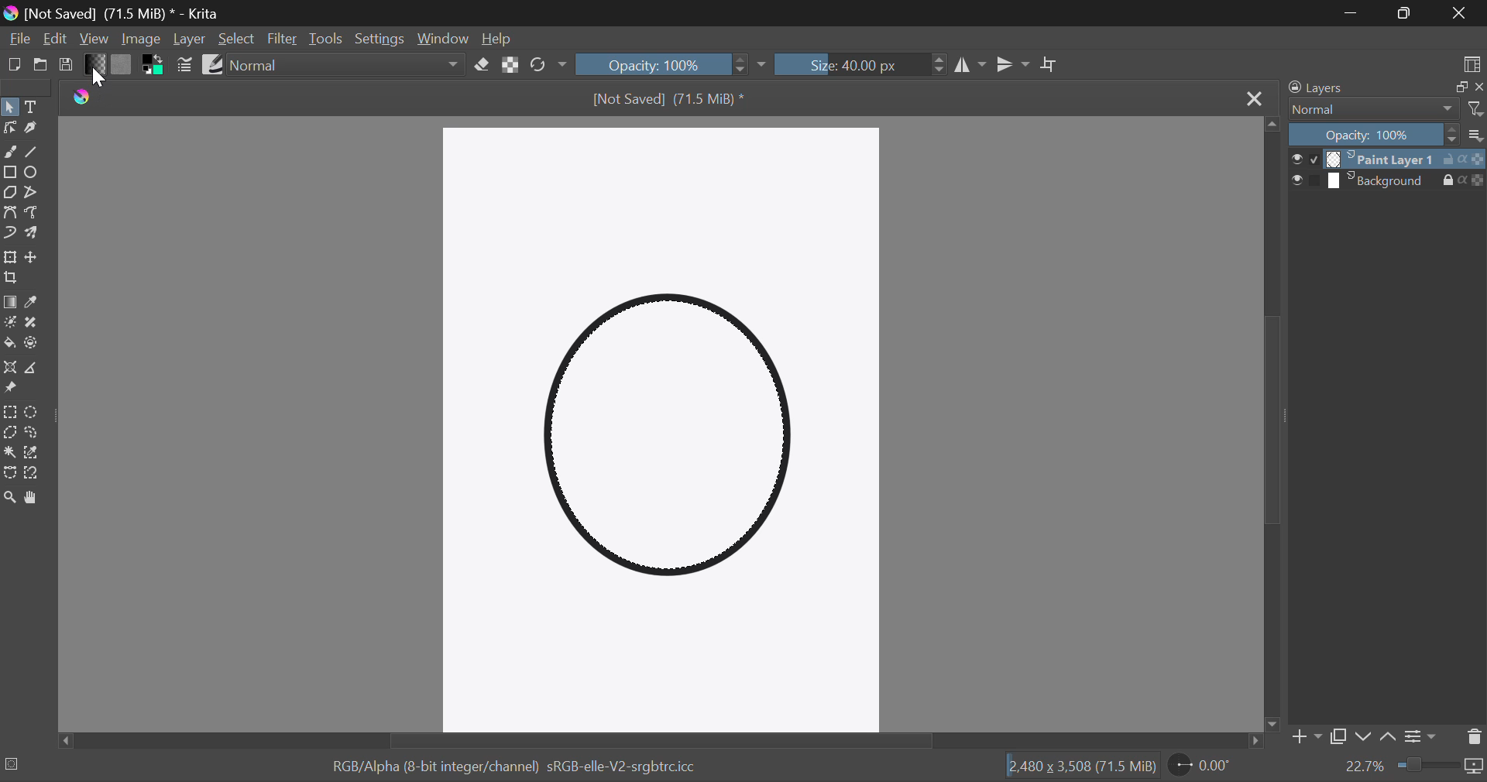 This screenshot has height=782, width=1487. Describe the element at coordinates (34, 108) in the screenshot. I see `Text` at that location.